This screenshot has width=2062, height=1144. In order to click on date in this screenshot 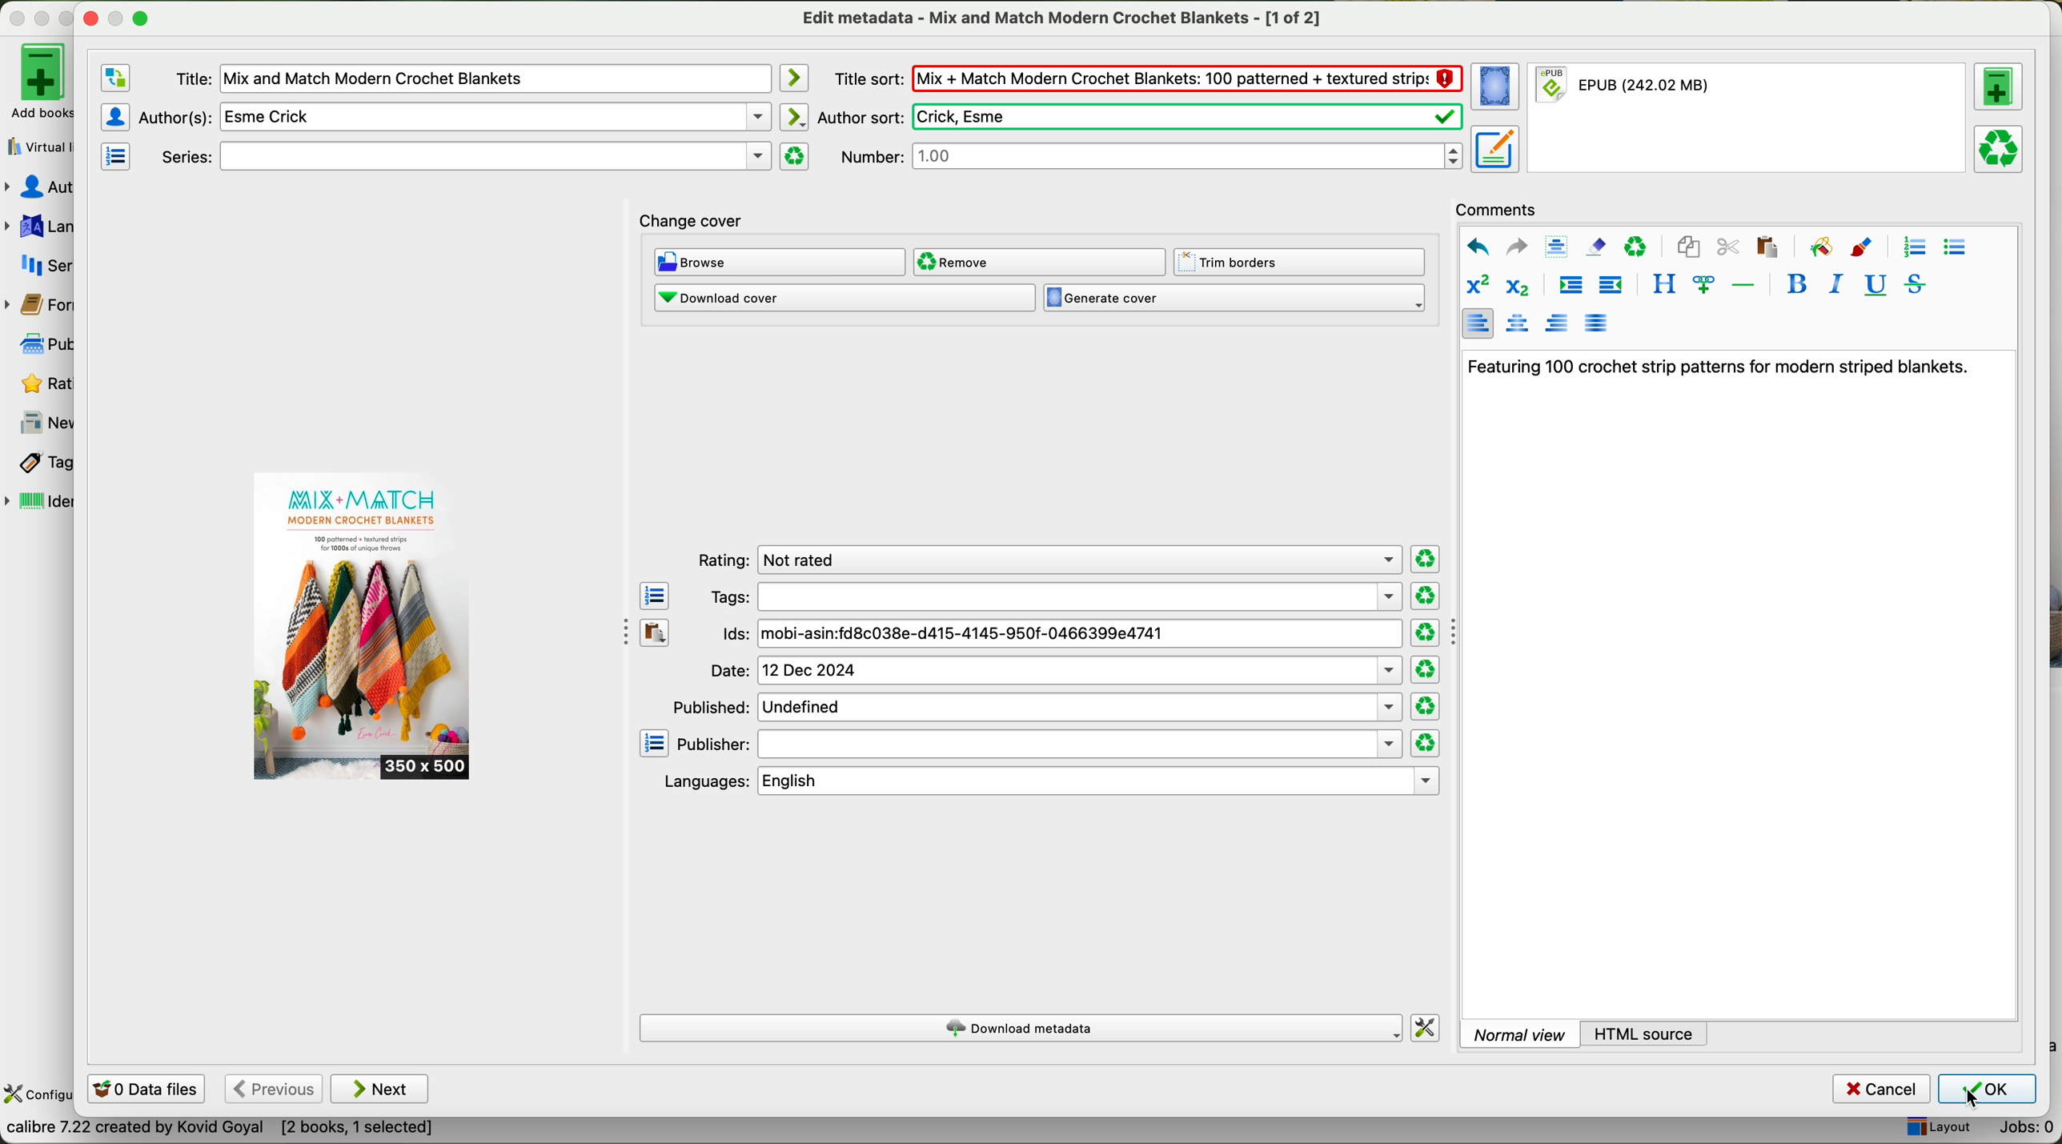, I will do `click(1055, 671)`.